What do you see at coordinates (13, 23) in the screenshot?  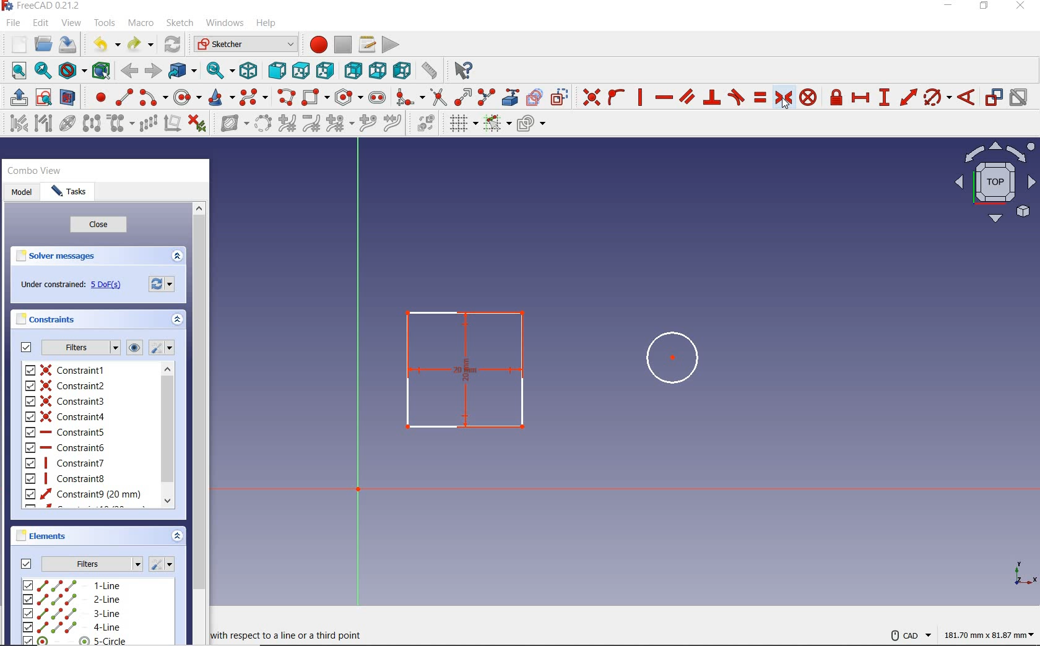 I see `file` at bounding box center [13, 23].